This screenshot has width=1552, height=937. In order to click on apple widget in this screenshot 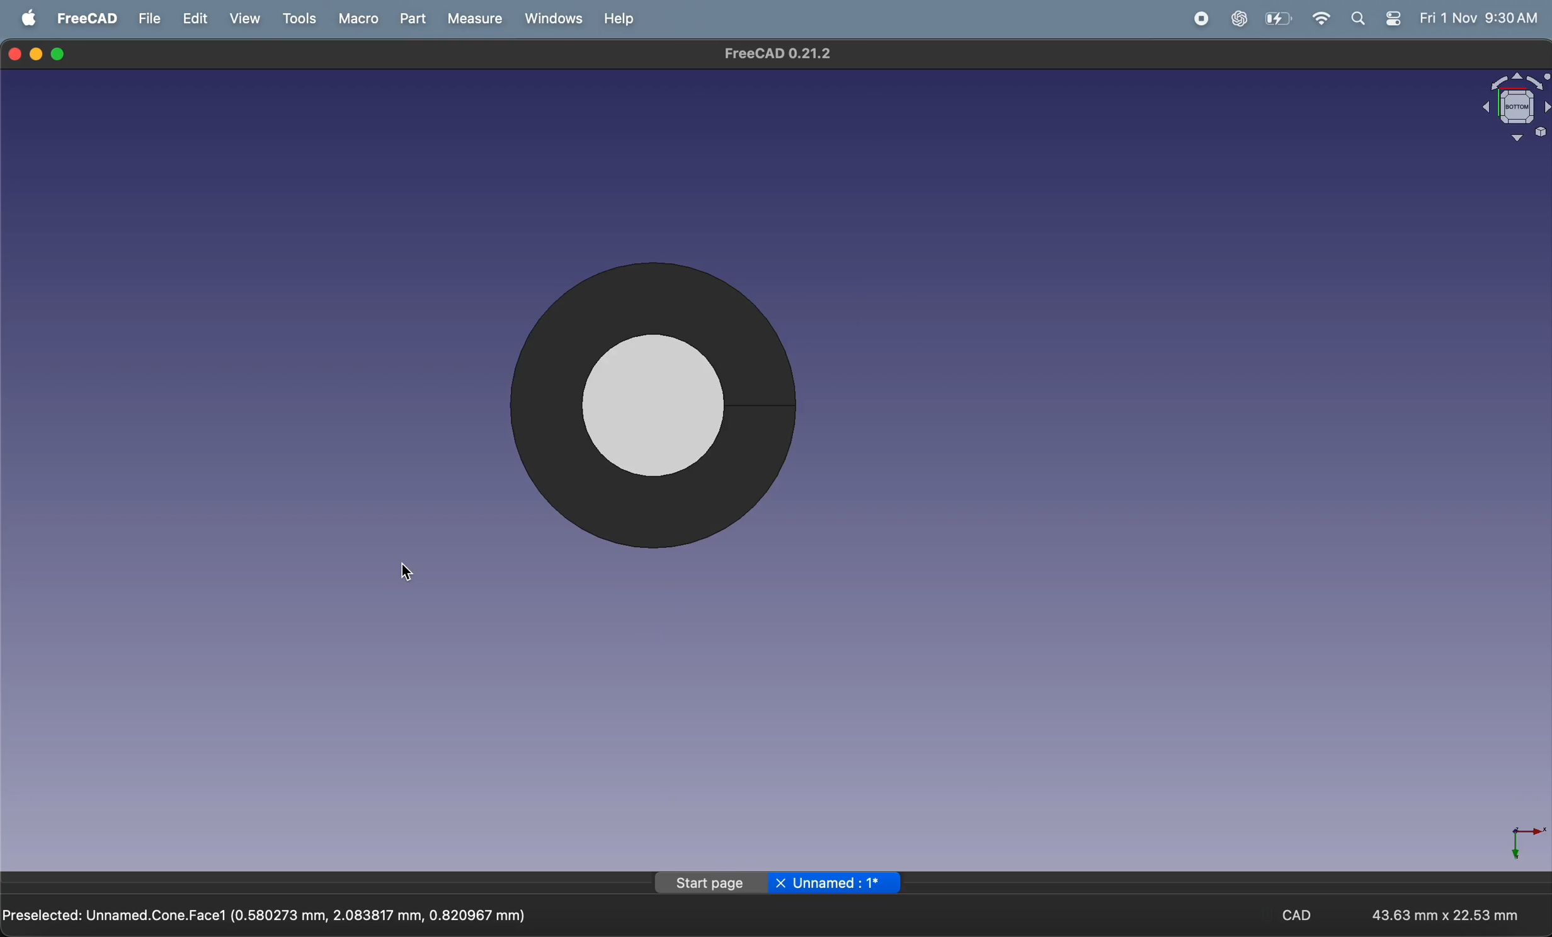, I will do `click(1396, 18)`.